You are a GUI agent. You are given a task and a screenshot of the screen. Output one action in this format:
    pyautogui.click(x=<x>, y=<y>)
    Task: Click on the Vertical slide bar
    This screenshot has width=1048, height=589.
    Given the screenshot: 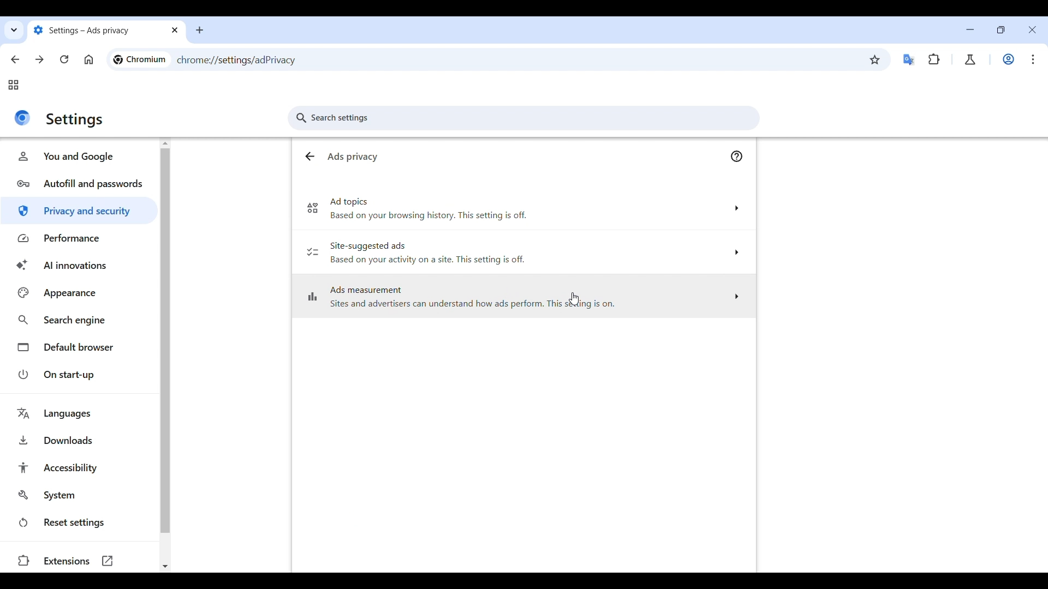 What is the action you would take?
    pyautogui.click(x=165, y=340)
    